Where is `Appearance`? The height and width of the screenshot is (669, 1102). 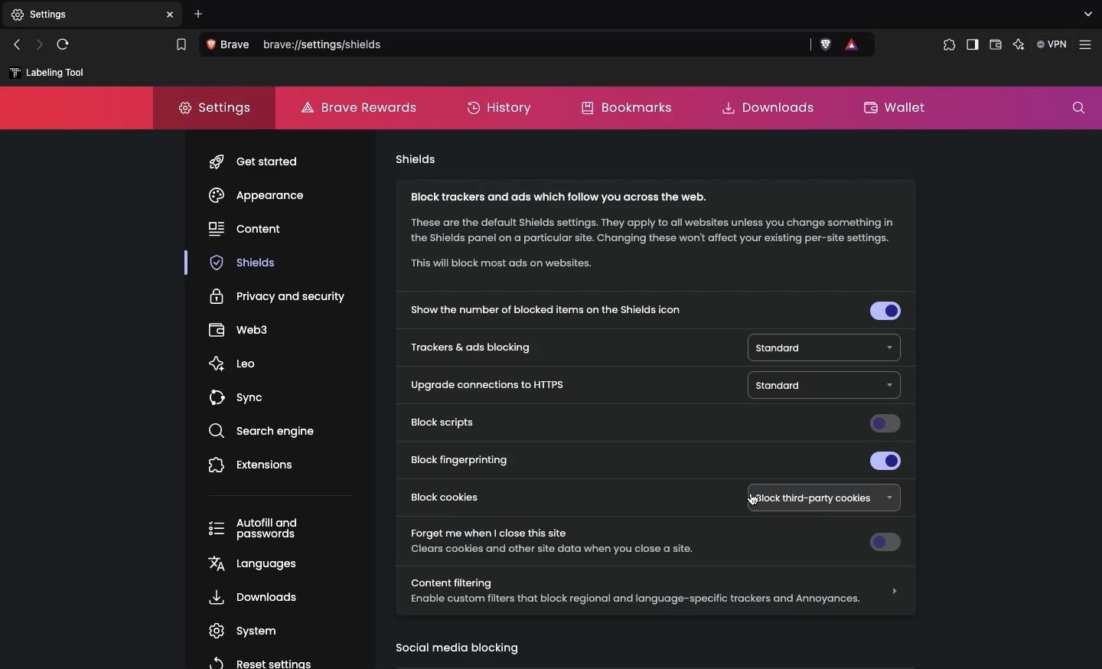
Appearance is located at coordinates (259, 194).